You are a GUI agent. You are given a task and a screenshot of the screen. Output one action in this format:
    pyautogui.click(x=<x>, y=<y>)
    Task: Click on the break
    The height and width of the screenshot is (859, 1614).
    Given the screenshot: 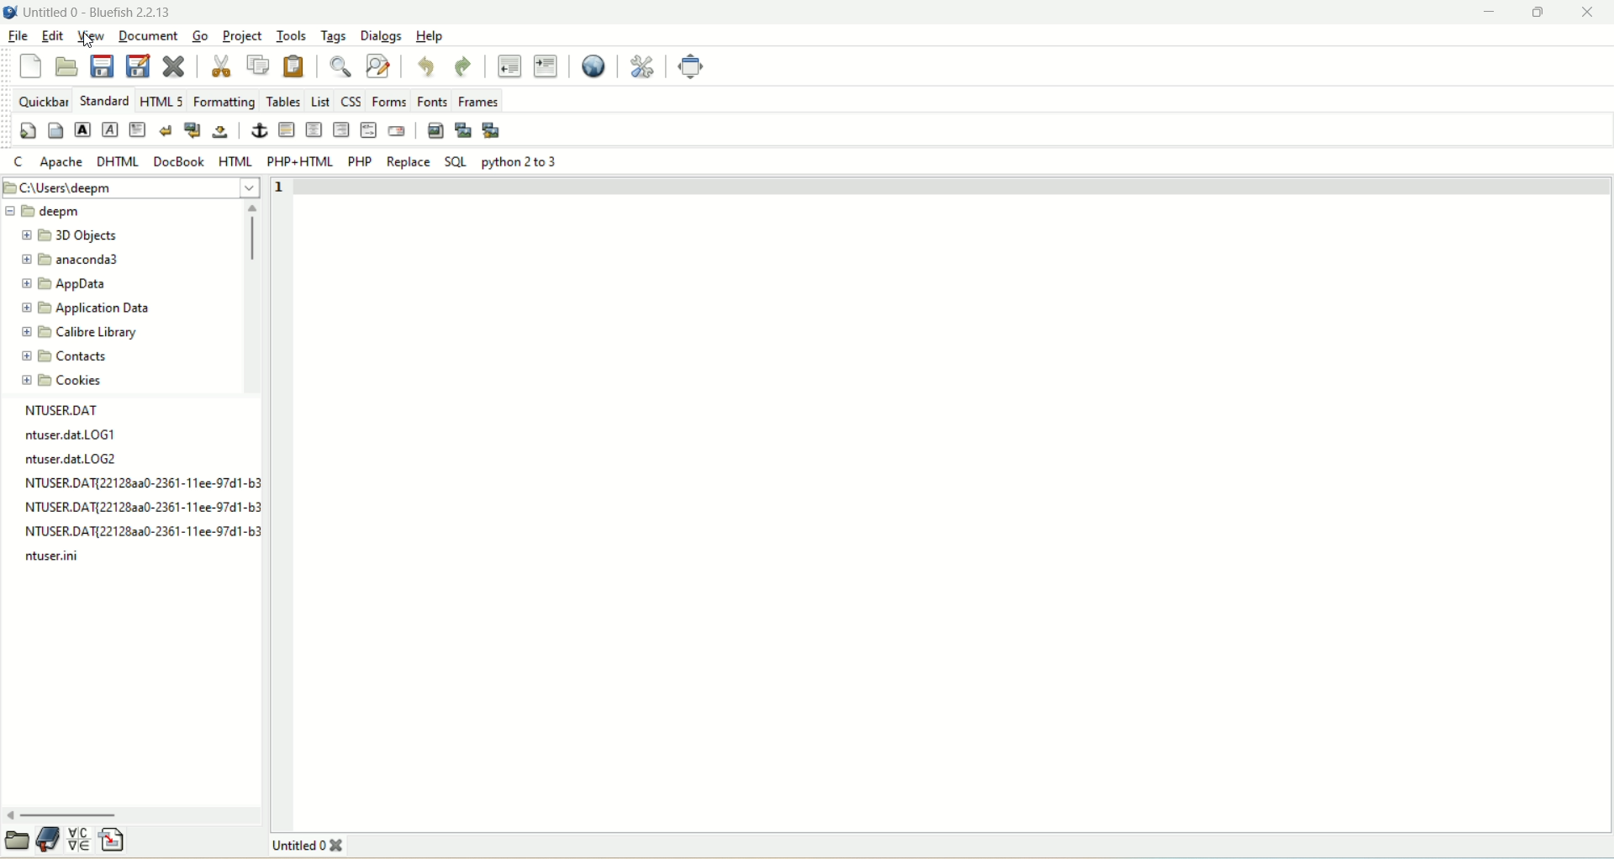 What is the action you would take?
    pyautogui.click(x=165, y=129)
    